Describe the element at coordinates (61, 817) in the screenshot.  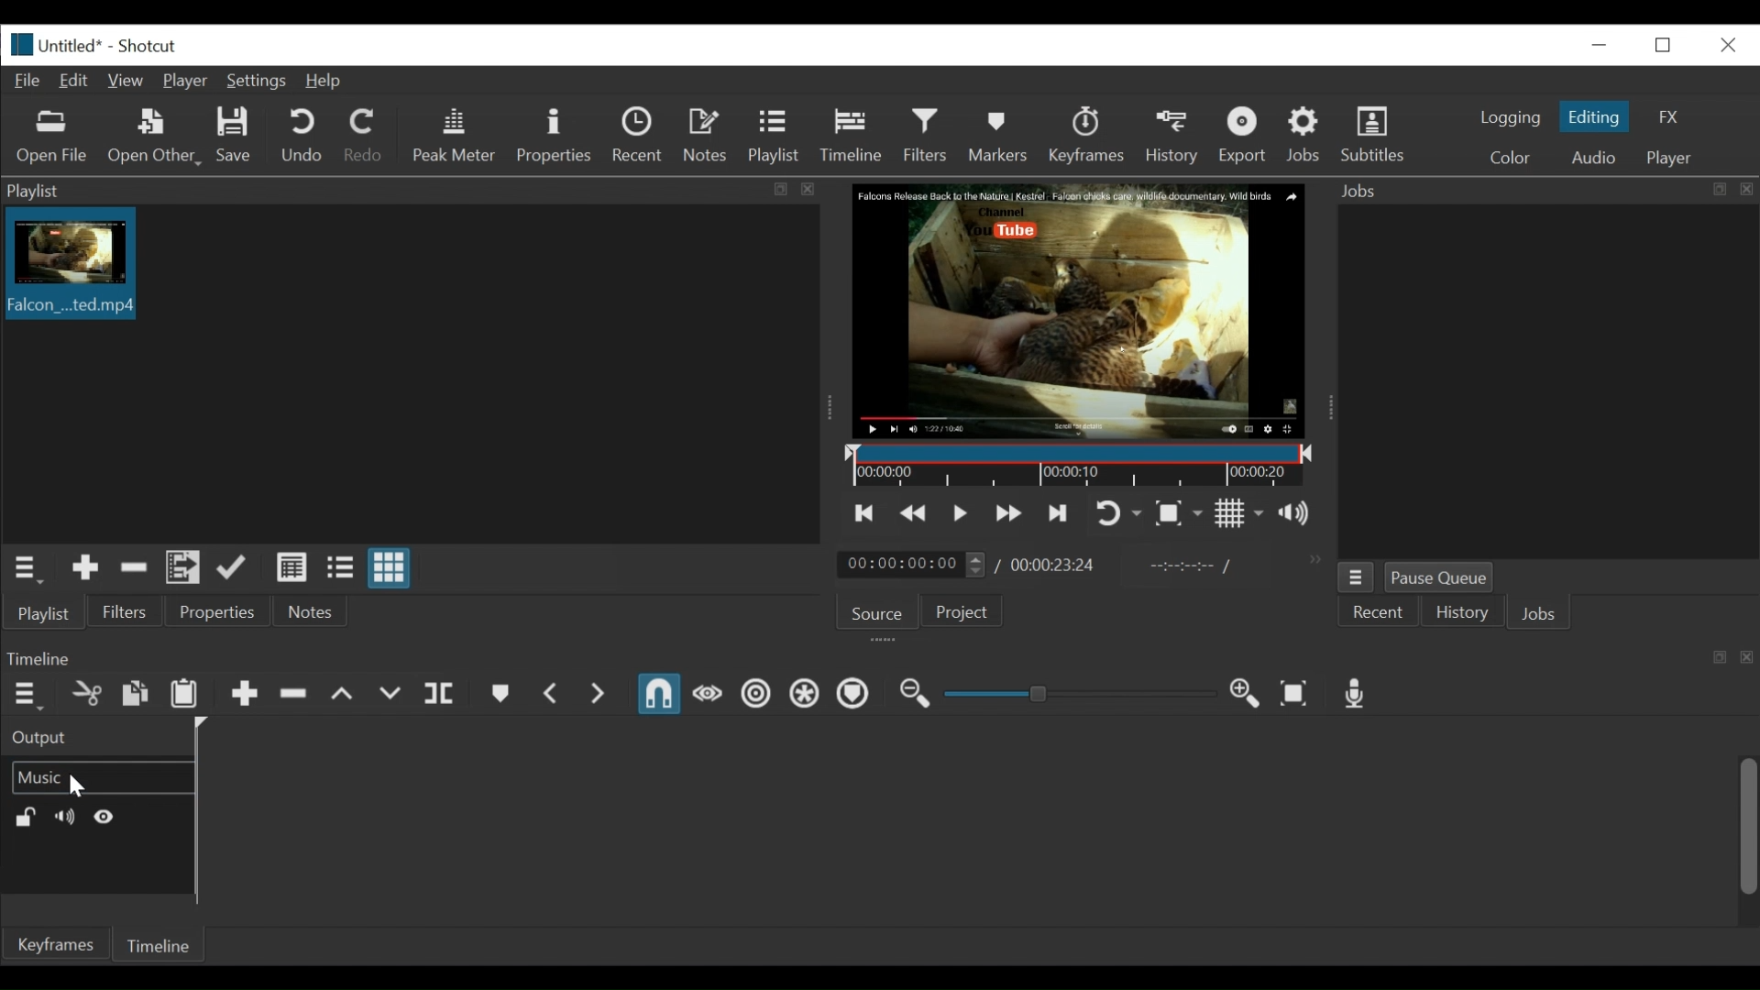
I see `Mute ` at that location.